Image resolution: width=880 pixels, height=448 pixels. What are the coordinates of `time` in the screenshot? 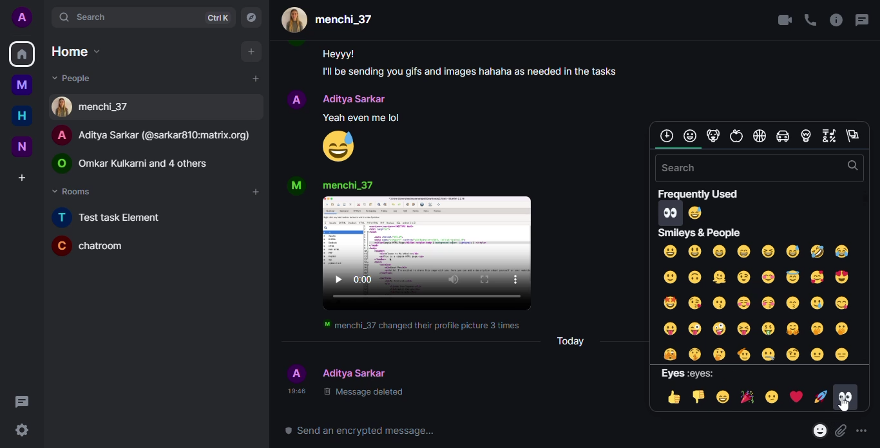 It's located at (293, 391).